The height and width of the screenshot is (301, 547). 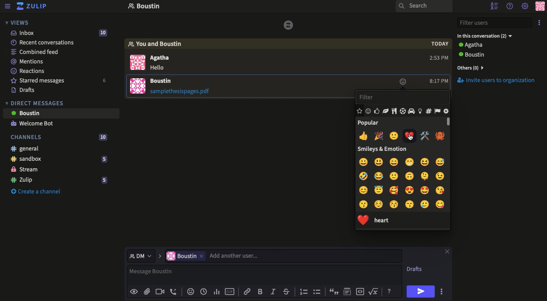 What do you see at coordinates (138, 87) in the screenshot?
I see `image` at bounding box center [138, 87].